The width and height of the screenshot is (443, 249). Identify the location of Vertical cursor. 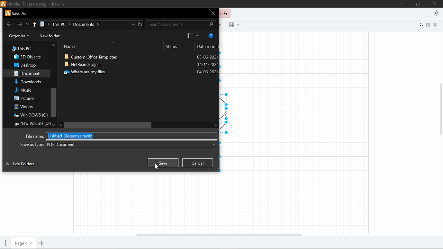
(440, 109).